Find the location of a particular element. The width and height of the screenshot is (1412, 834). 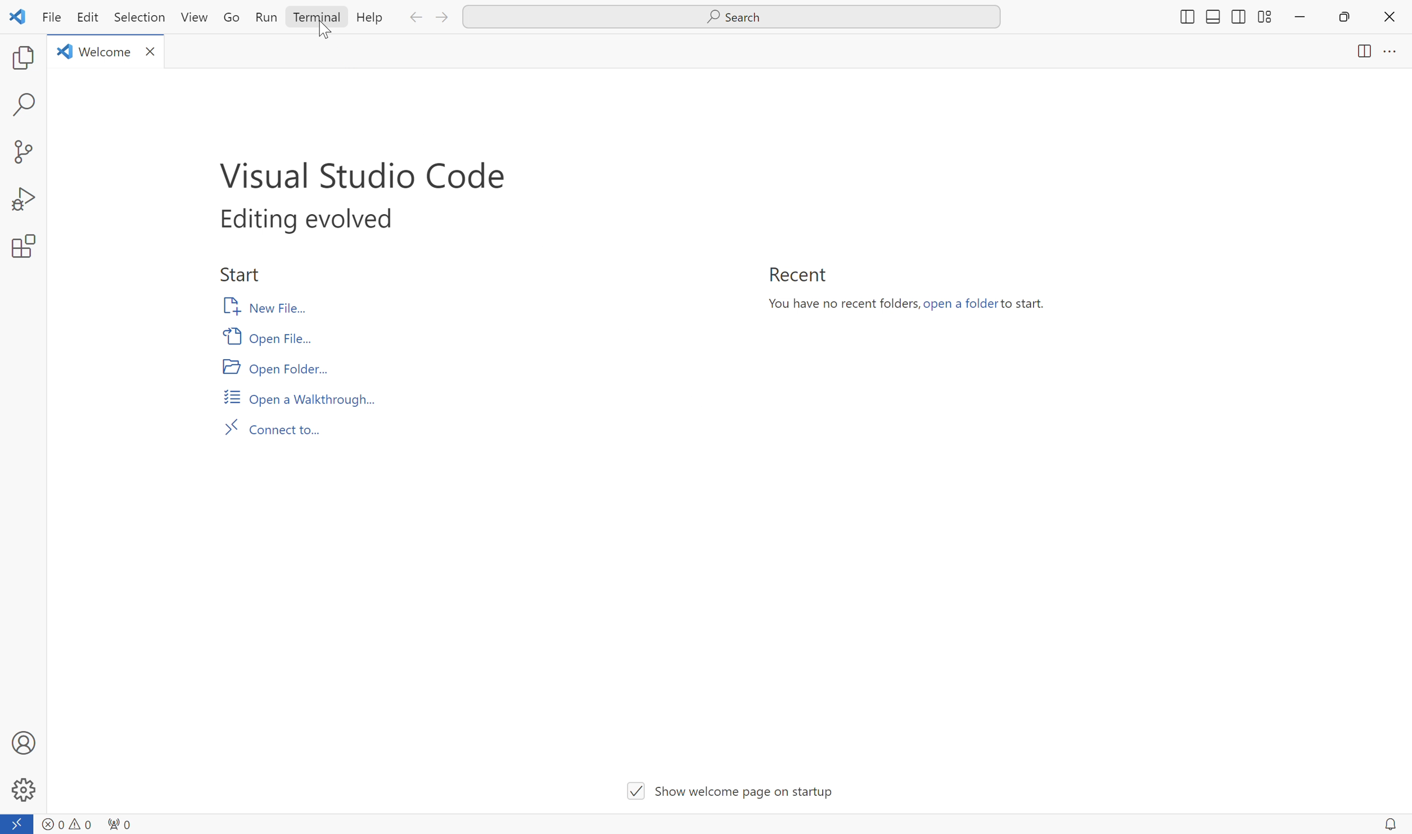

run and debug is located at coordinates (22, 200).